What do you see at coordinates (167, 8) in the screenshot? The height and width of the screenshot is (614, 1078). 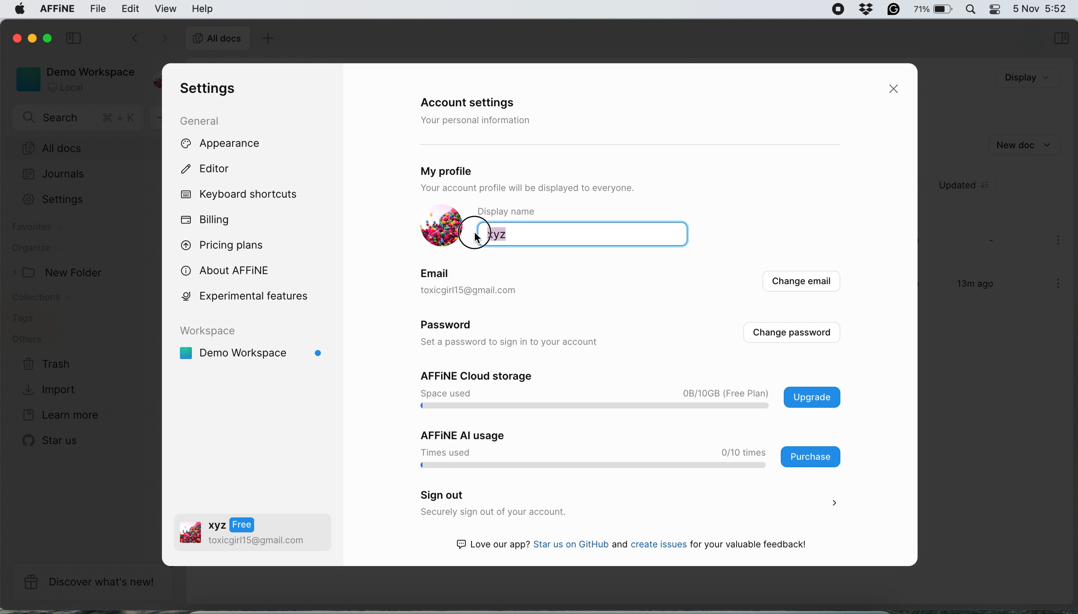 I see `view` at bounding box center [167, 8].